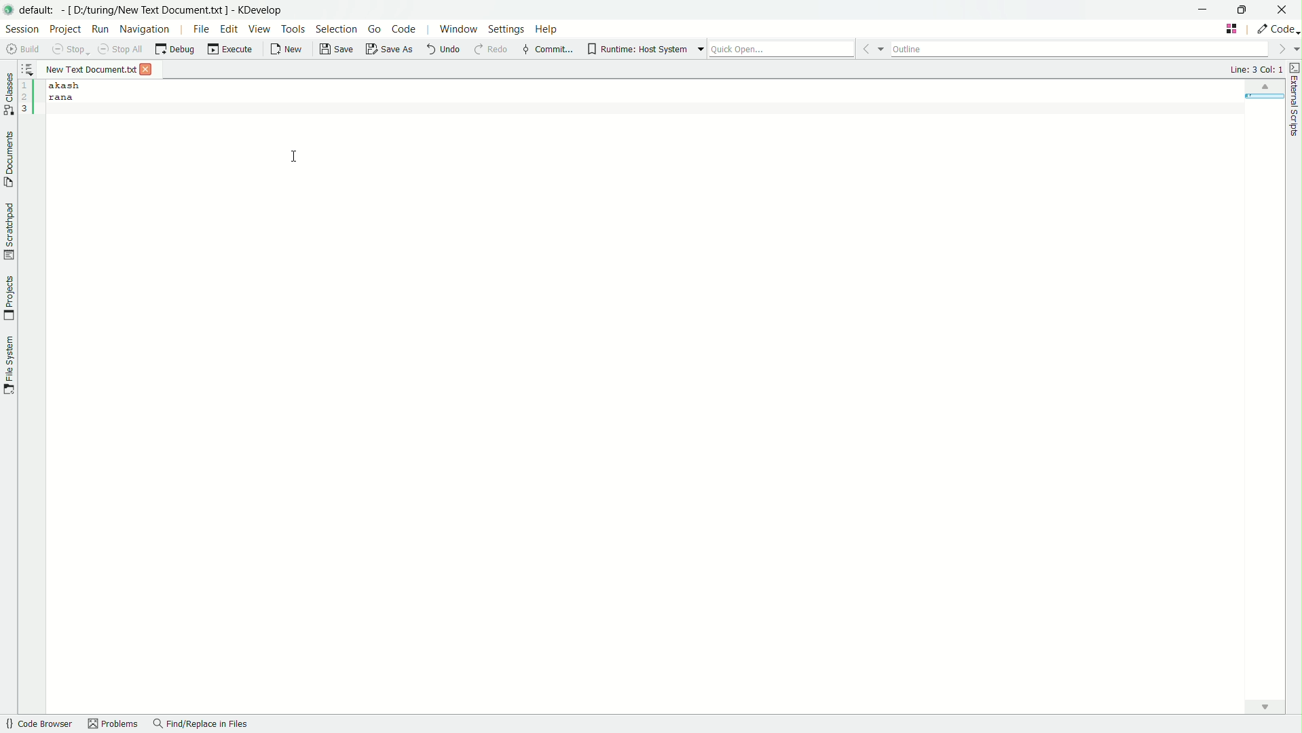  What do you see at coordinates (443, 50) in the screenshot?
I see `undo` at bounding box center [443, 50].